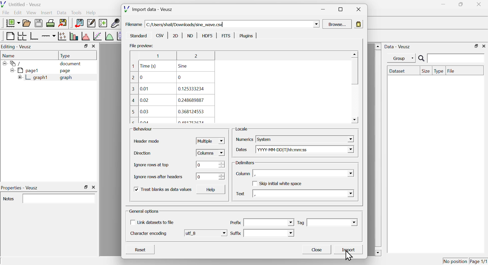  What do you see at coordinates (132, 222) in the screenshot?
I see `off` at bounding box center [132, 222].